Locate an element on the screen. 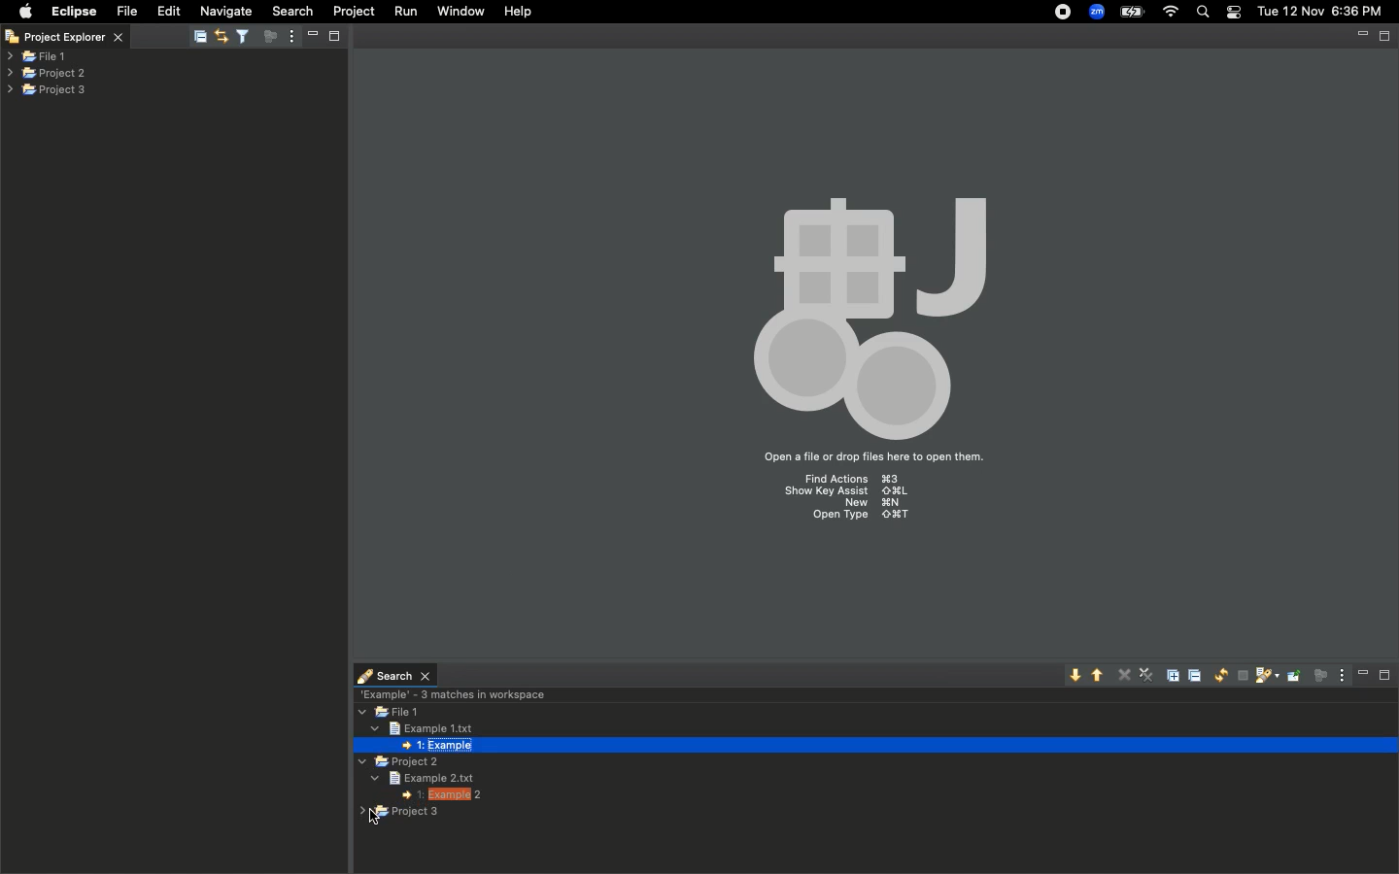 Image resolution: width=1399 pixels, height=874 pixels. Shortcuts is located at coordinates (851, 501).